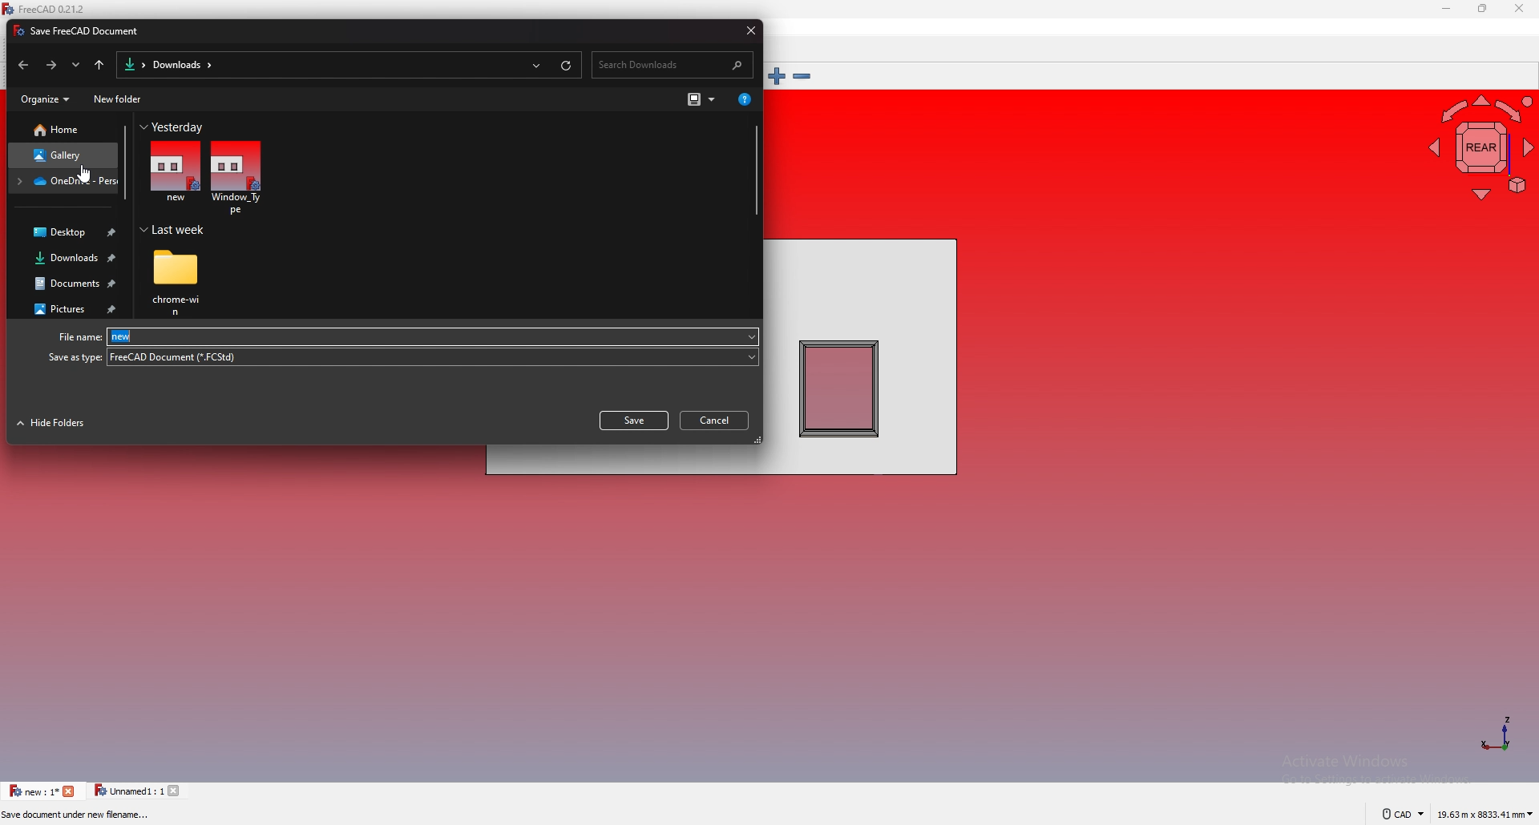  What do you see at coordinates (1484, 815) in the screenshot?
I see `dimensions` at bounding box center [1484, 815].